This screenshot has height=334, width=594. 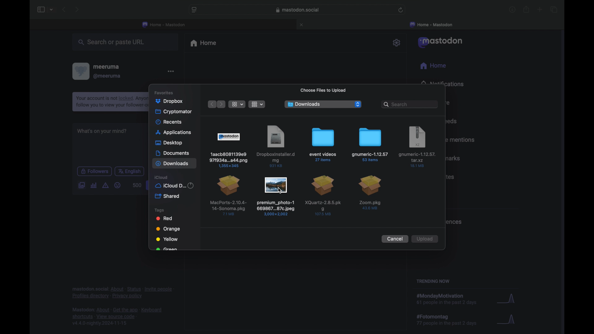 What do you see at coordinates (175, 186) in the screenshot?
I see `iCloud d...` at bounding box center [175, 186].